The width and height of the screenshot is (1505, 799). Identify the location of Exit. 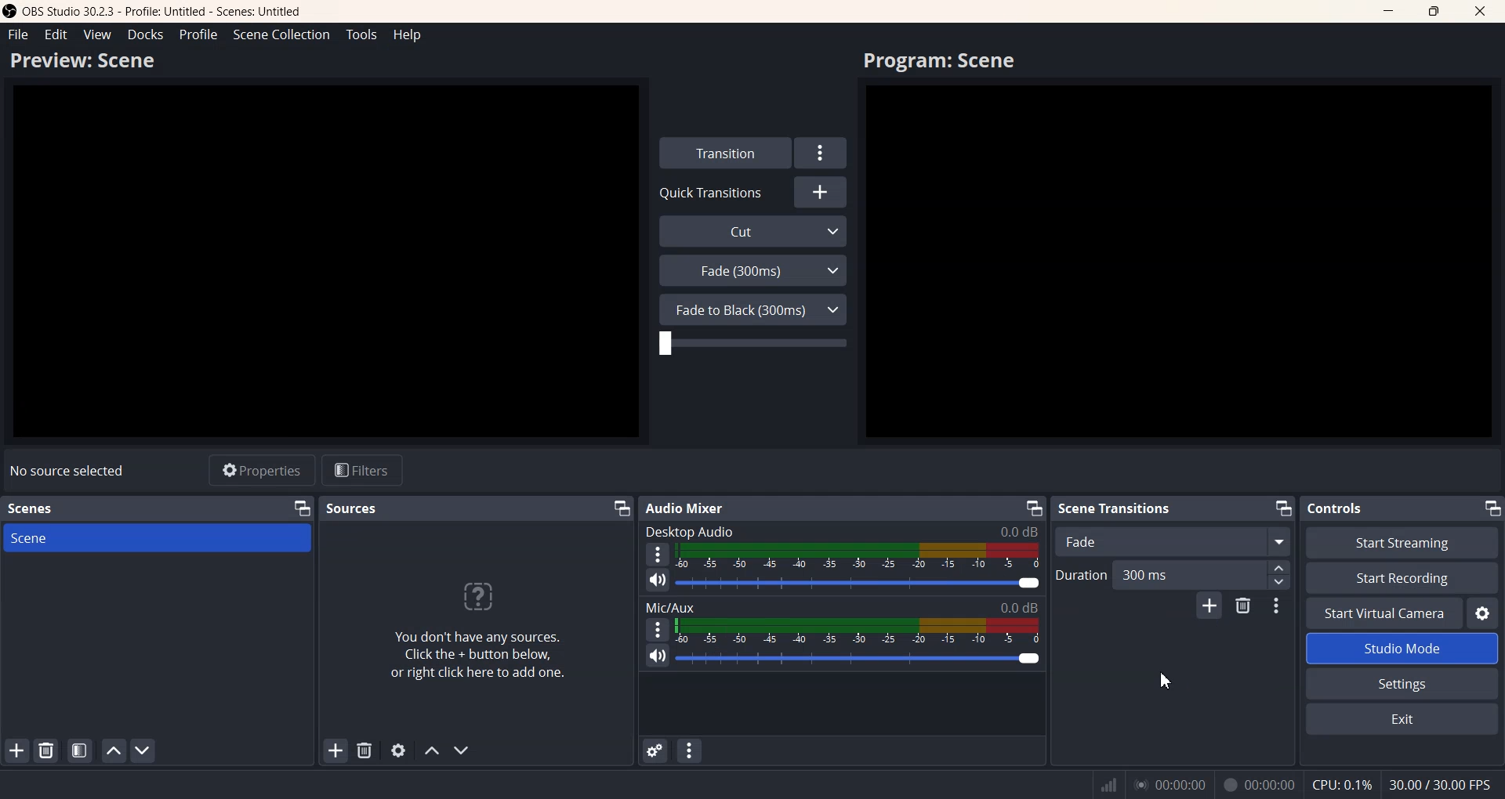
(1403, 719).